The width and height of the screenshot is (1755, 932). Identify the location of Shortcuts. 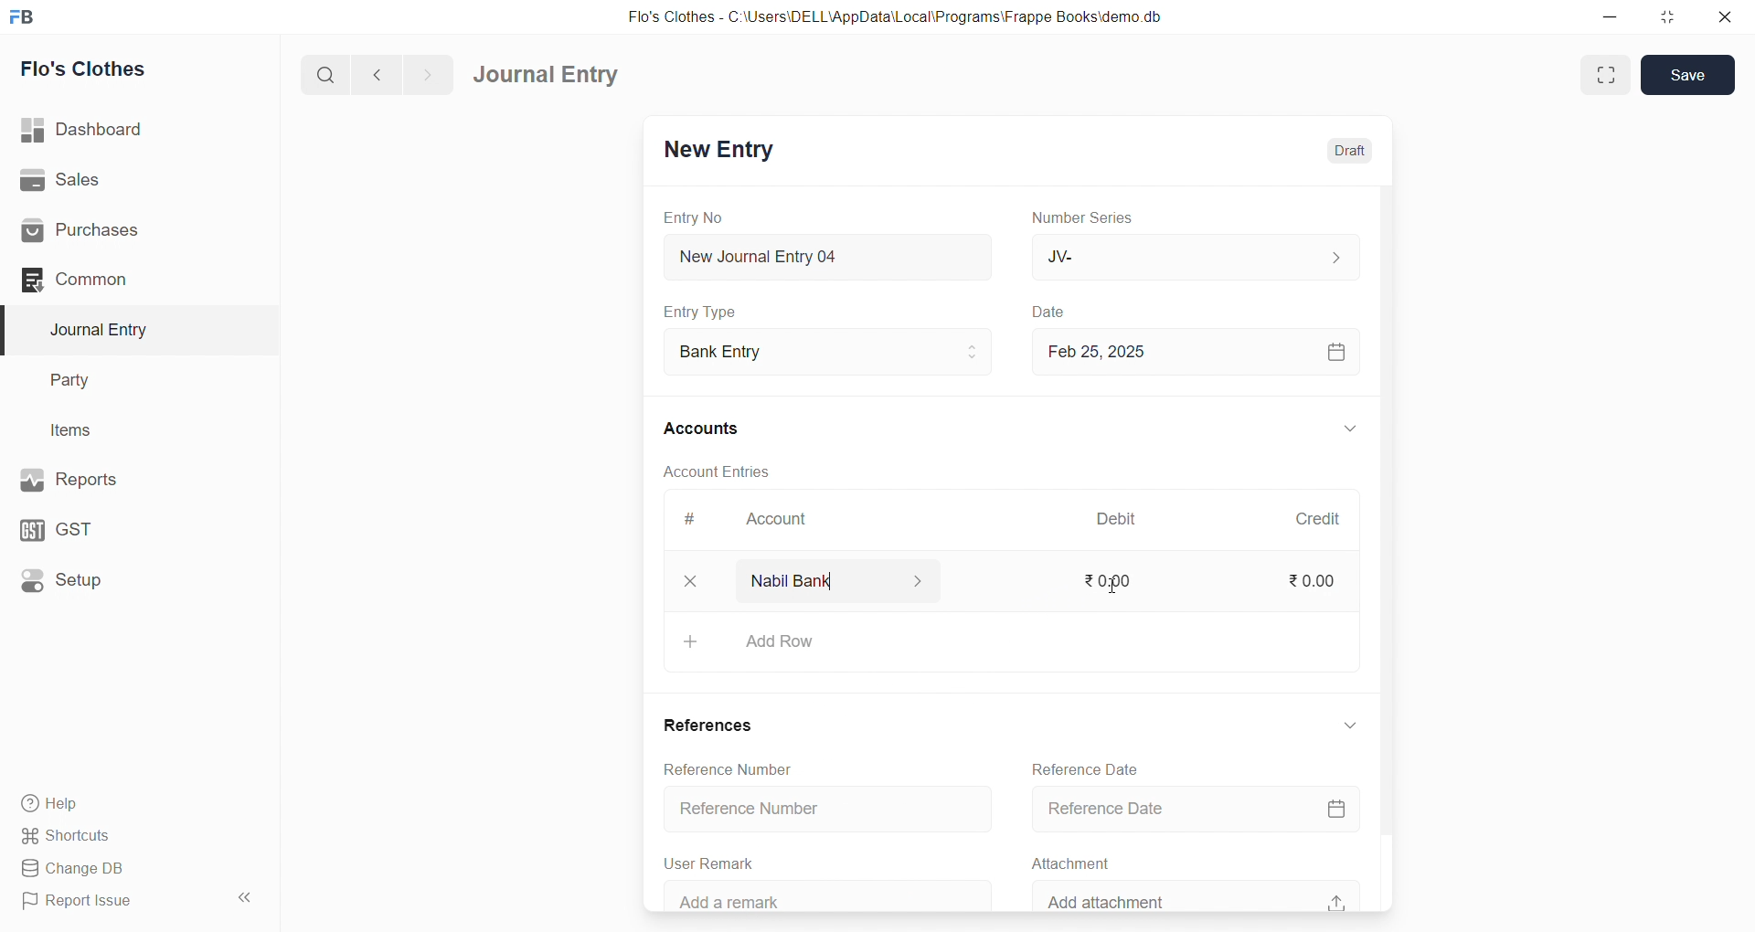
(133, 834).